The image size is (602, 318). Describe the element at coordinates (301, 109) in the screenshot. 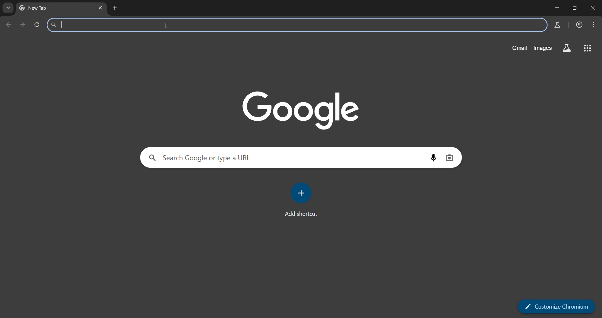

I see `image` at that location.